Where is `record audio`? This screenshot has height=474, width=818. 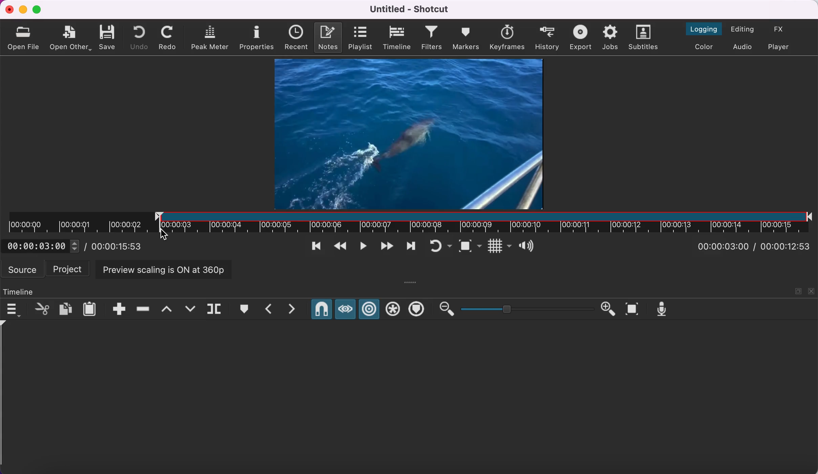
record audio is located at coordinates (665, 310).